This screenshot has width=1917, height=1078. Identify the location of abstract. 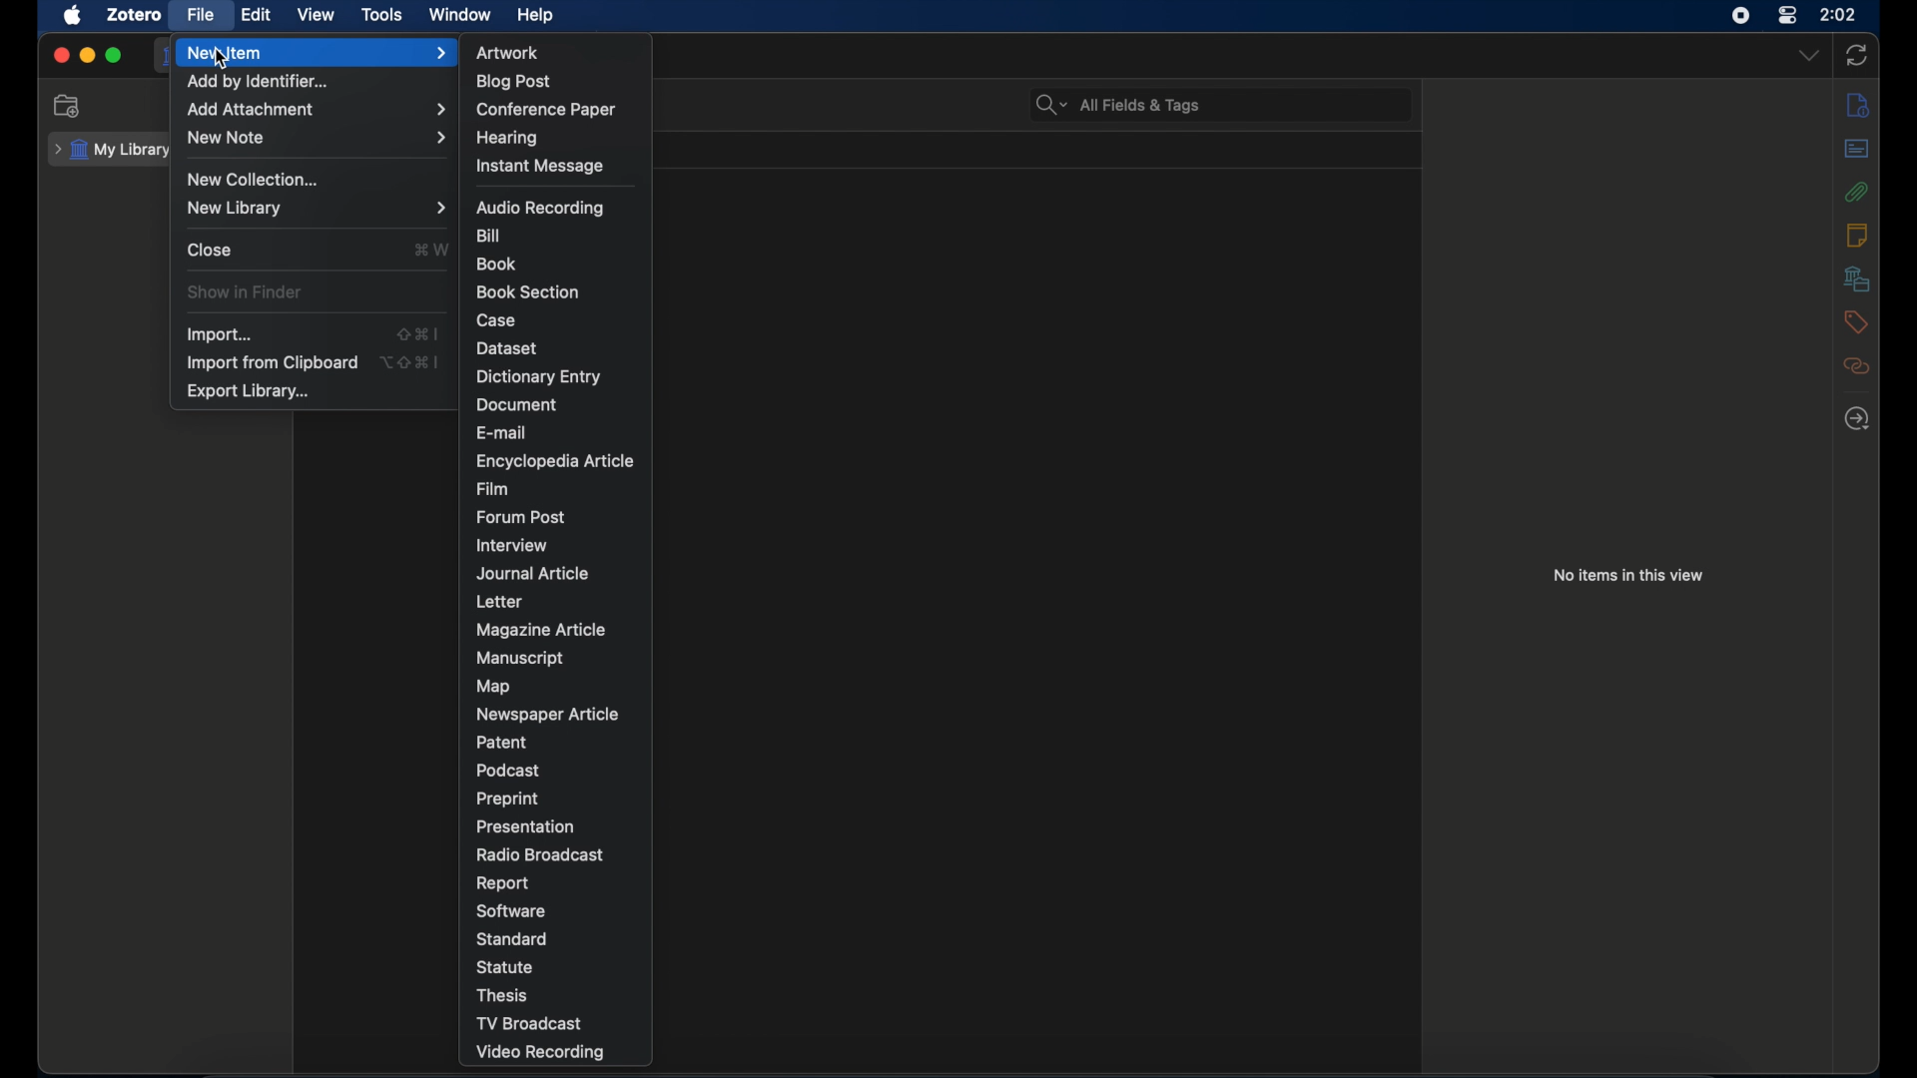
(1856, 148).